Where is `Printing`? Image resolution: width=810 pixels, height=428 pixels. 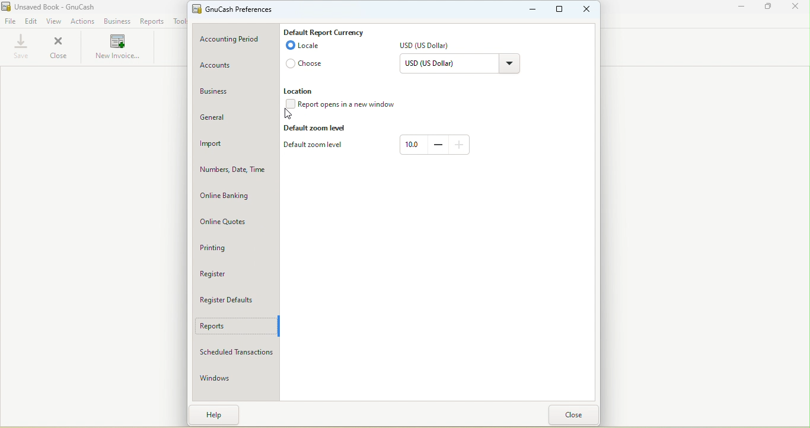 Printing is located at coordinates (235, 249).